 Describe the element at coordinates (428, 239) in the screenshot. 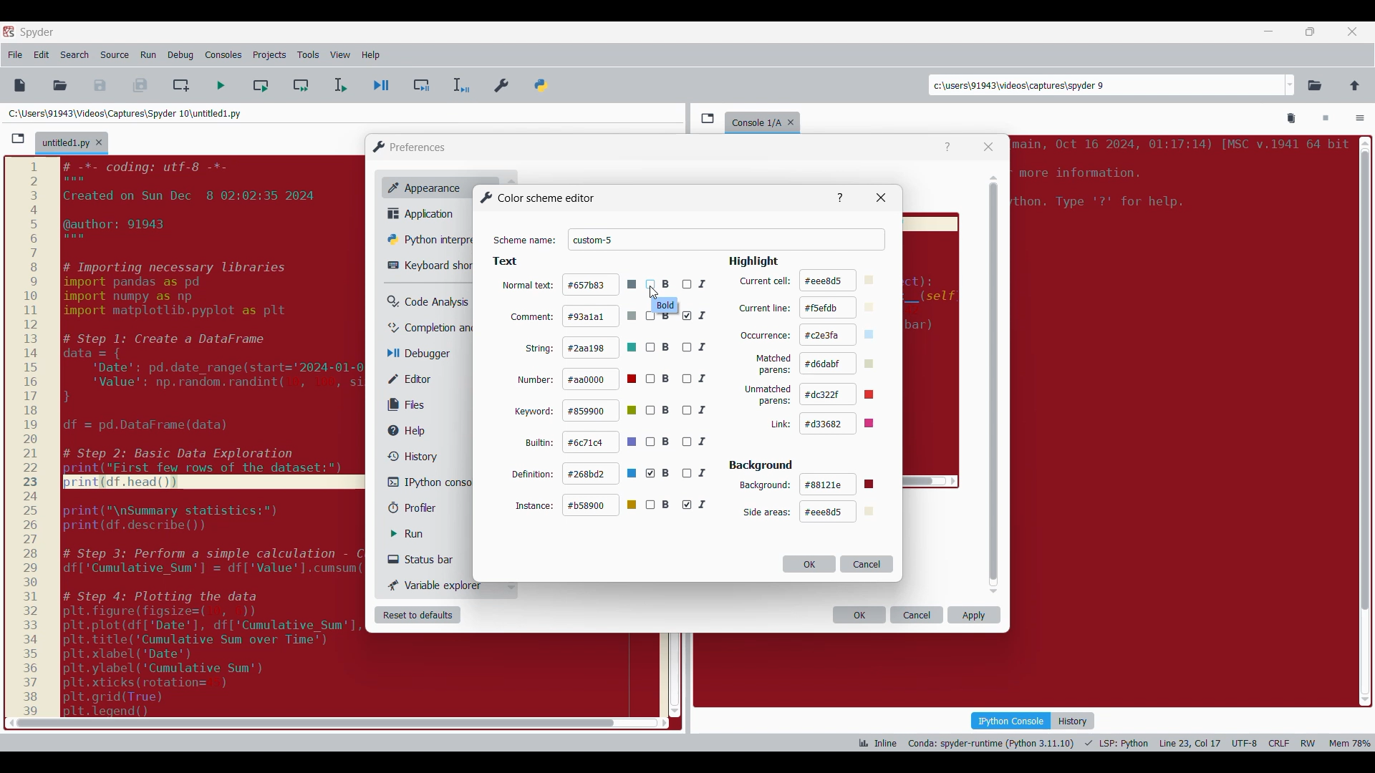

I see `Python interpreter` at that location.